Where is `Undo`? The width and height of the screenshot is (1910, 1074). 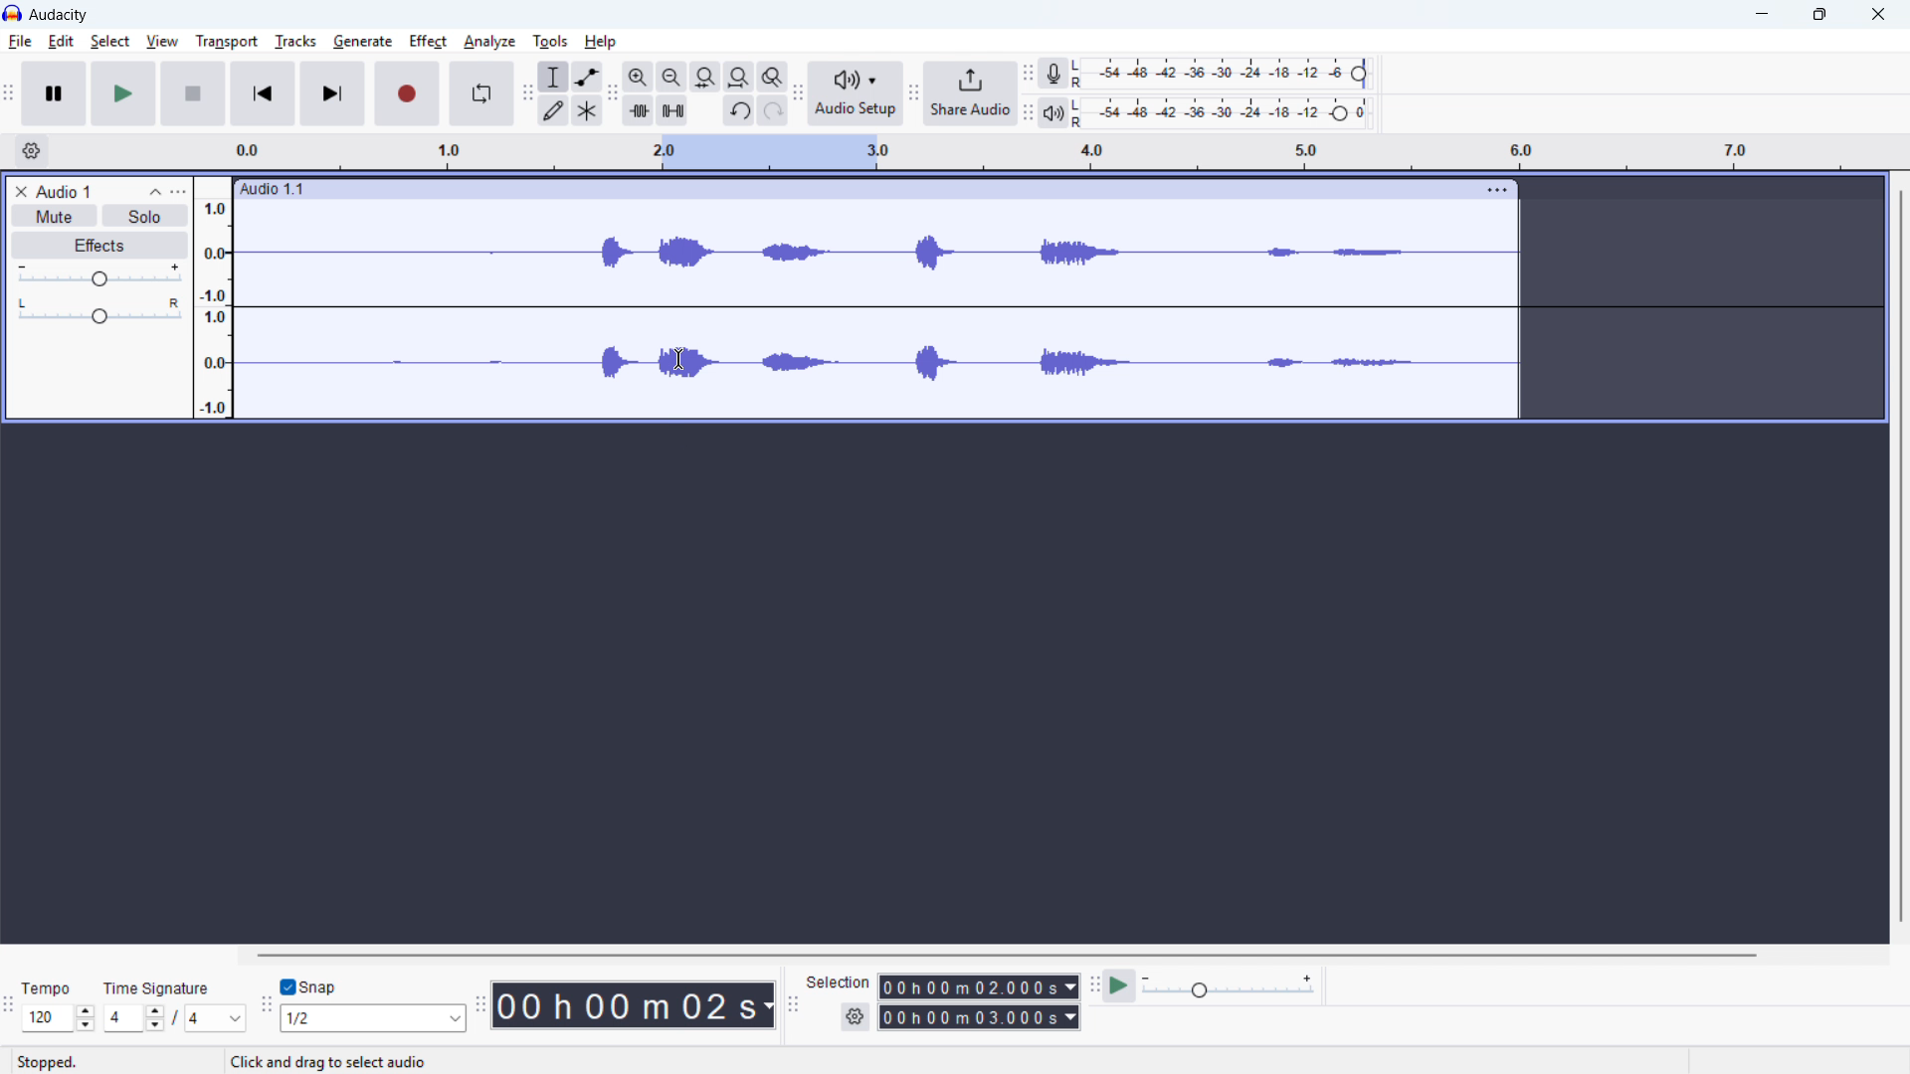
Undo is located at coordinates (739, 110).